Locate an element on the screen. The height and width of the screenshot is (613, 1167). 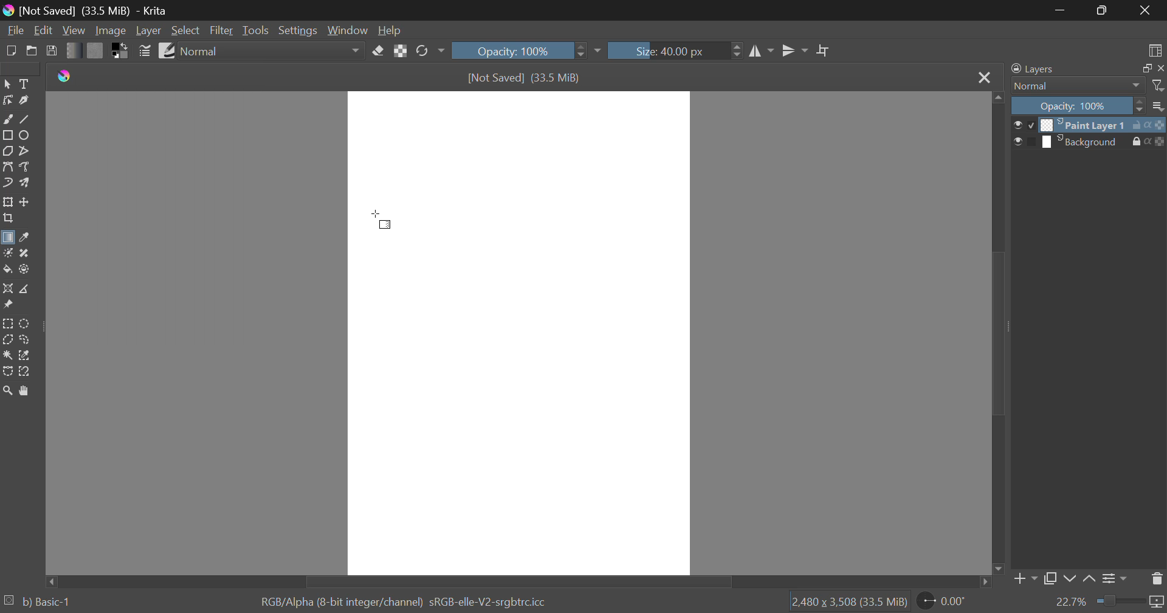
Polygon is located at coordinates (7, 150).